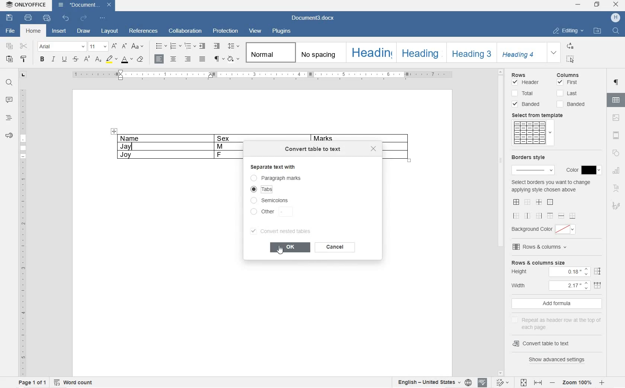 This screenshot has width=625, height=388. Describe the element at coordinates (217, 46) in the screenshot. I see `INCREASE INDENT` at that location.